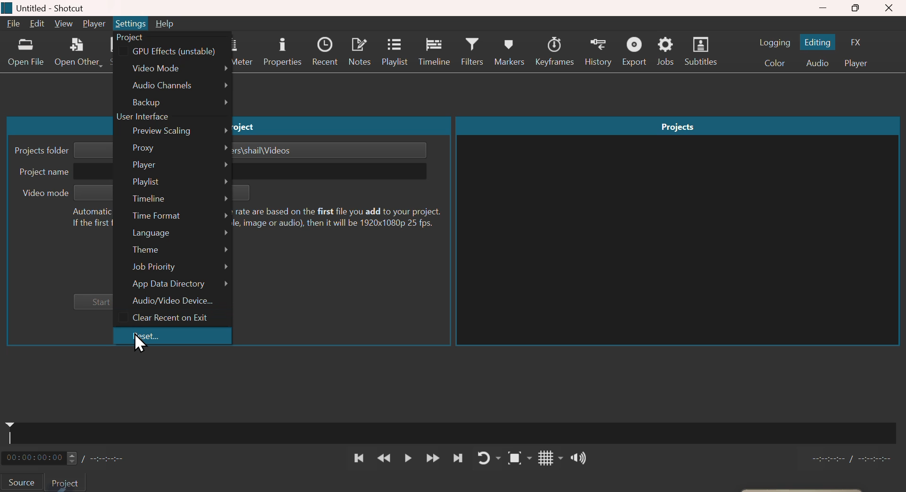 This screenshot has width=906, height=492. Describe the element at coordinates (94, 24) in the screenshot. I see `Player` at that location.